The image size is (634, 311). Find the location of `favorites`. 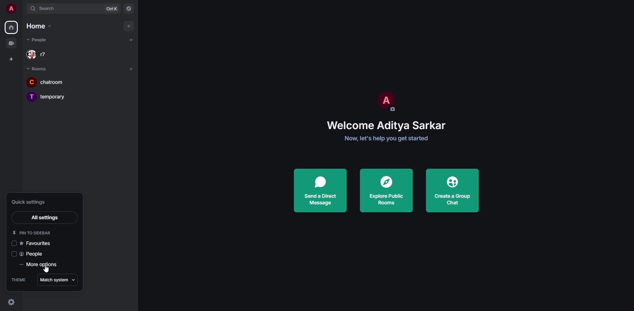

favorites is located at coordinates (38, 243).